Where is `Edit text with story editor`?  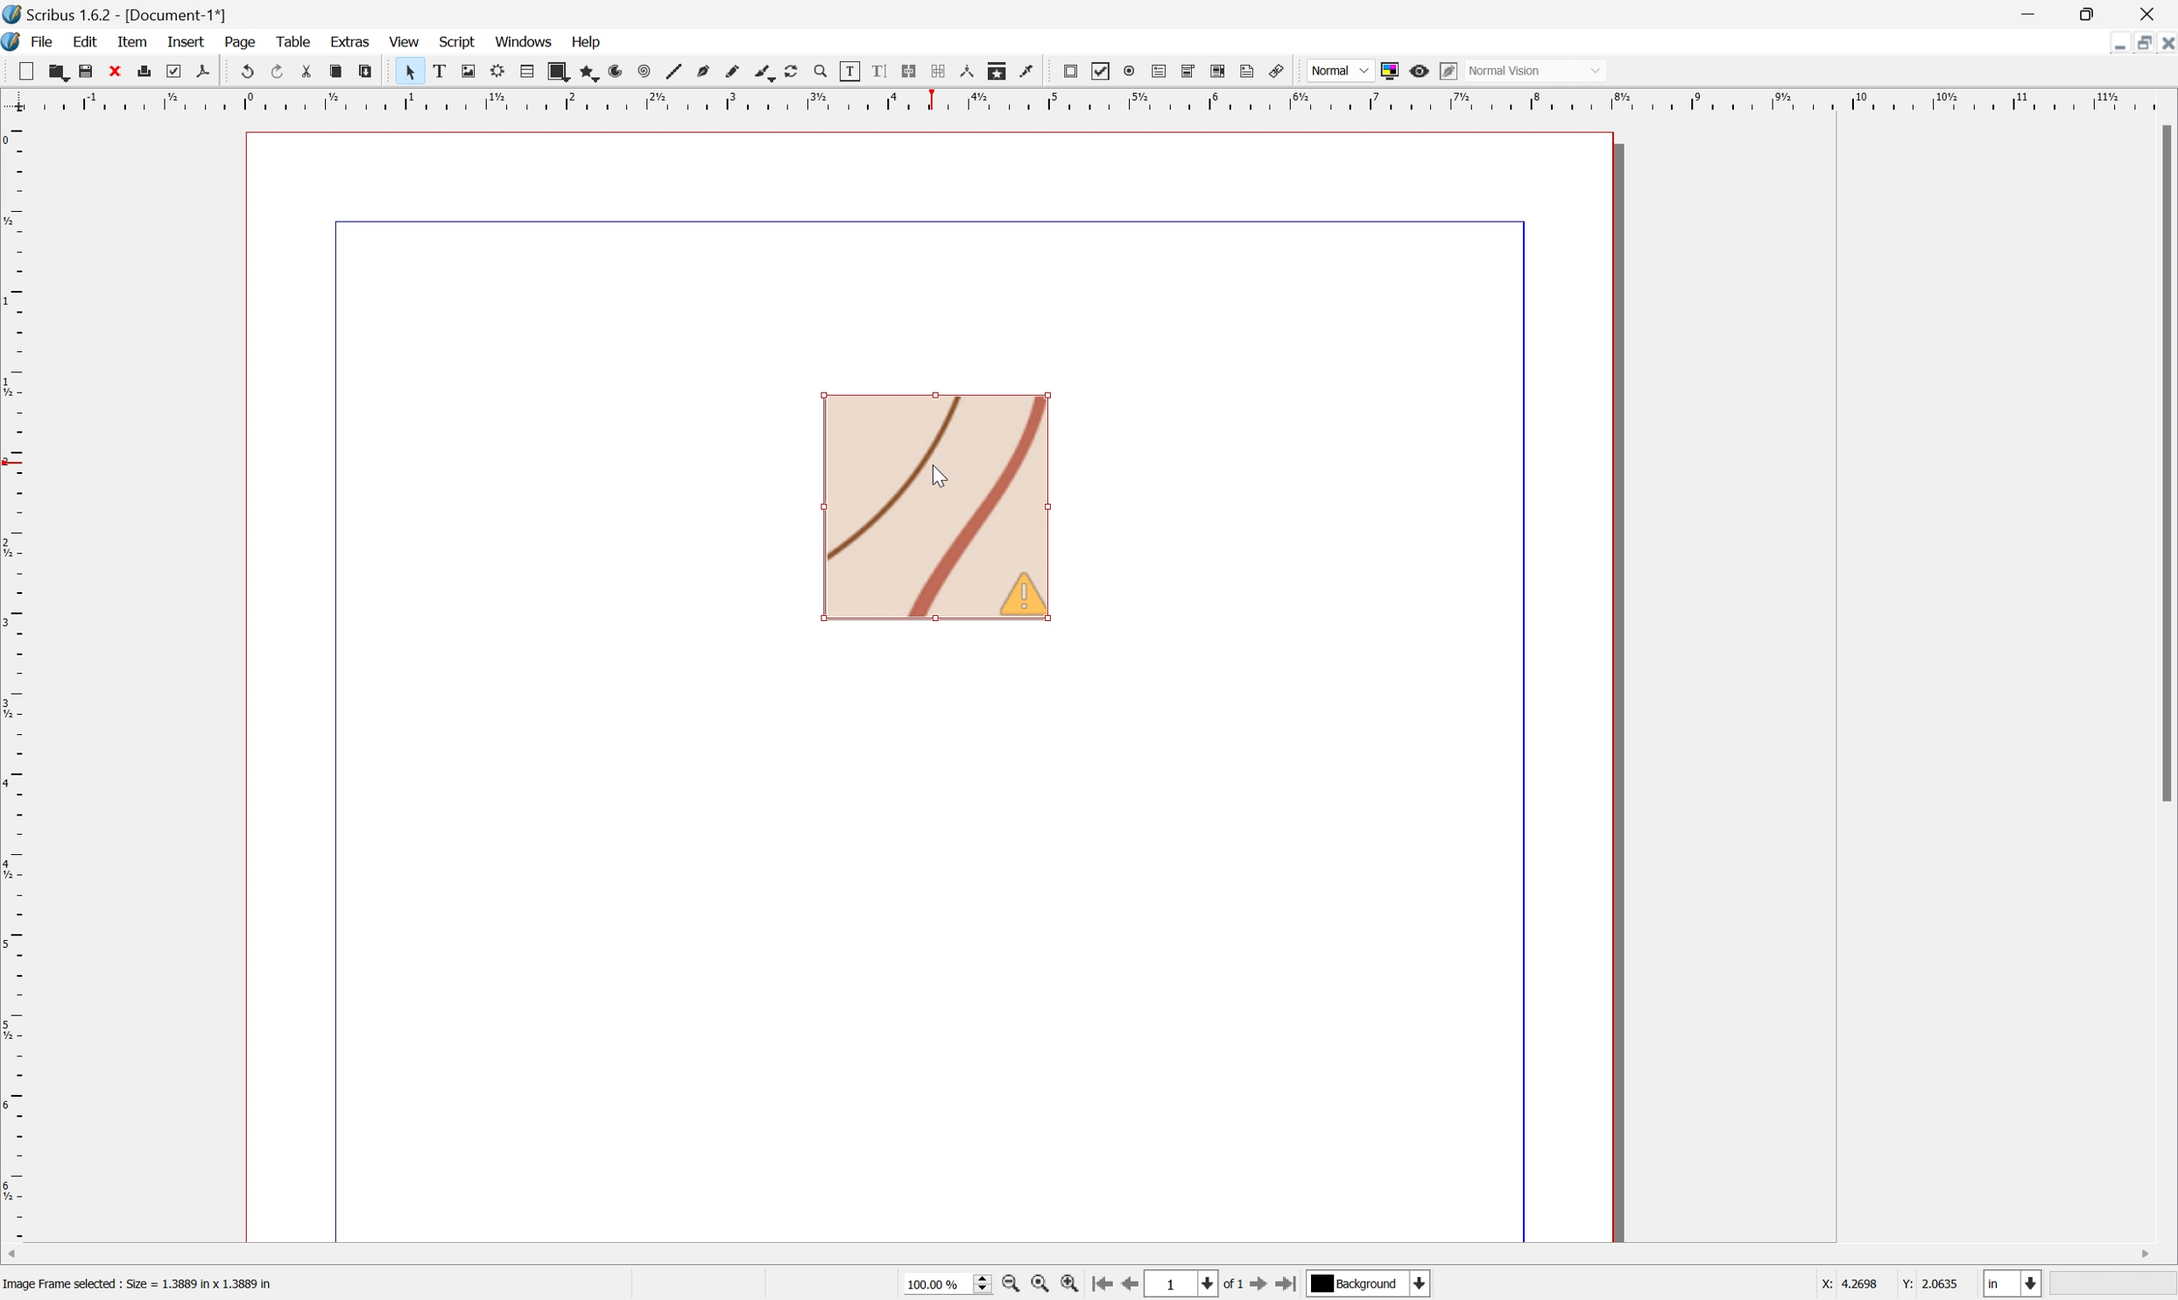 Edit text with story editor is located at coordinates (887, 71).